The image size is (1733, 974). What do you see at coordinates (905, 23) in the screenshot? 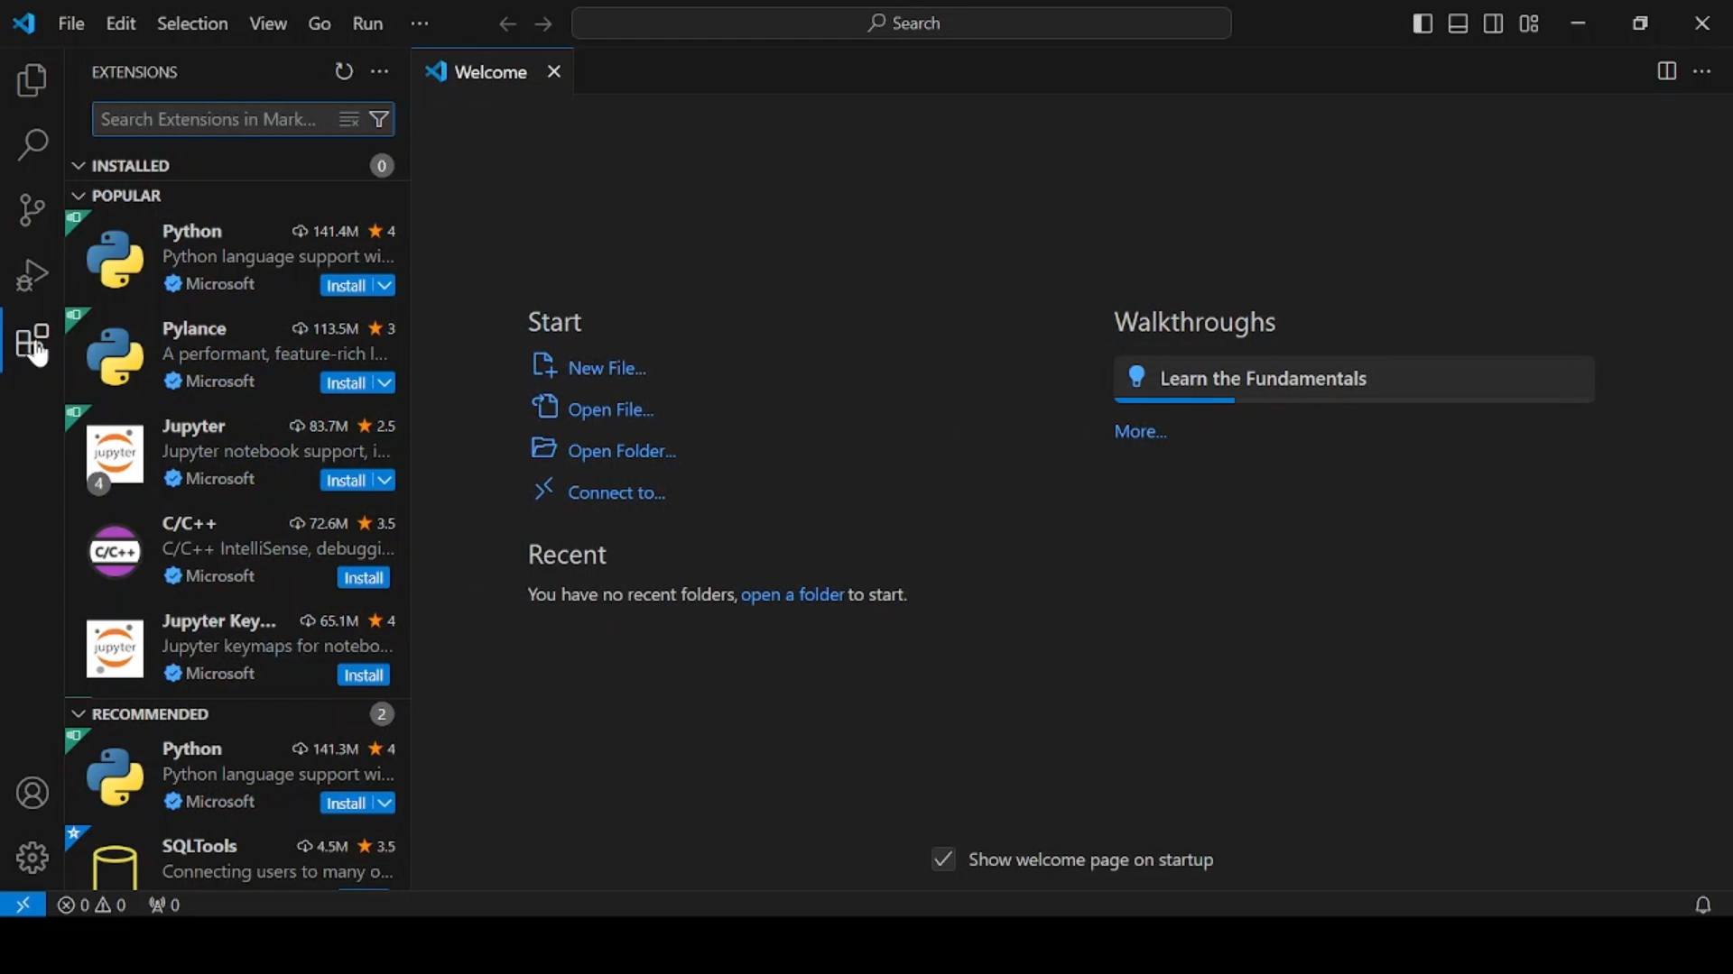
I see `search` at bounding box center [905, 23].